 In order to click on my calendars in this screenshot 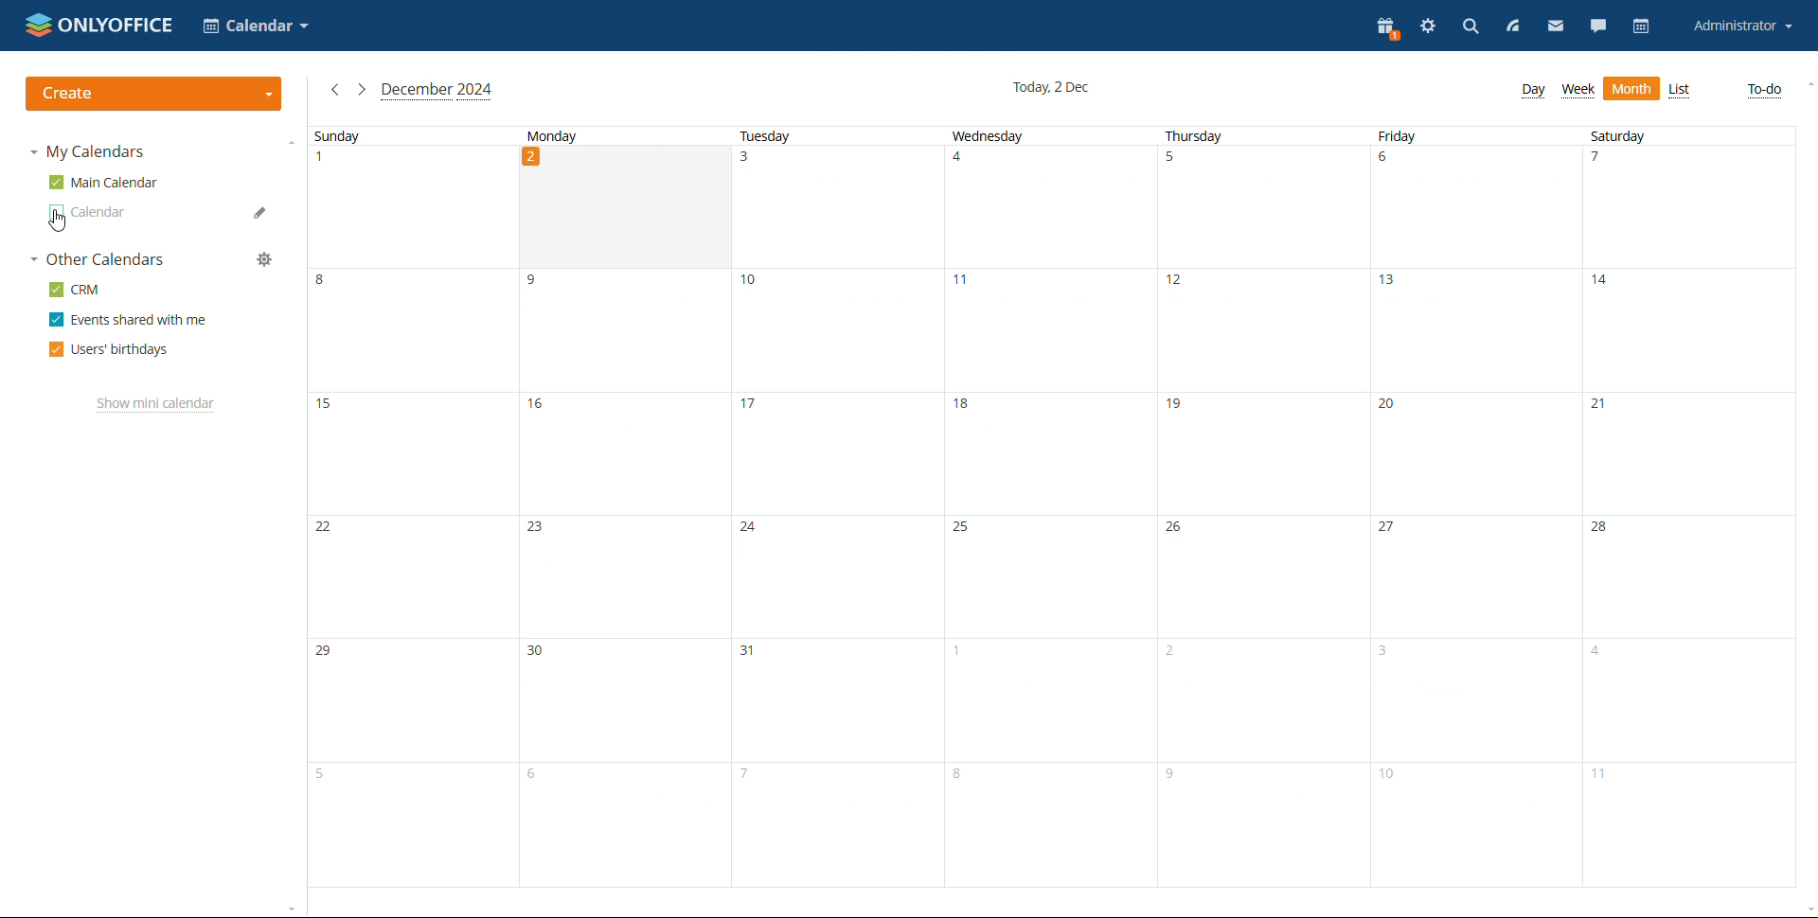, I will do `click(90, 152)`.